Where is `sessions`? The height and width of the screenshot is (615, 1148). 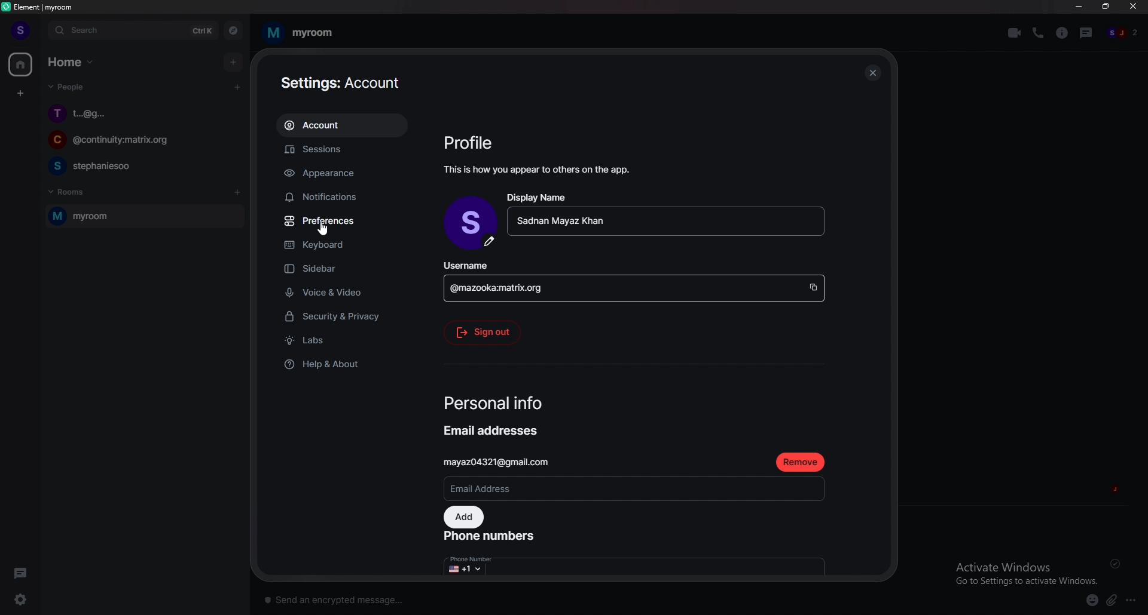 sessions is located at coordinates (341, 150).